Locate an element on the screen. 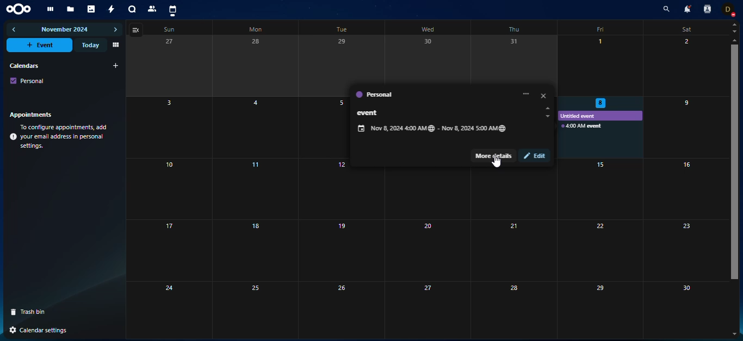  tue is located at coordinates (339, 30).